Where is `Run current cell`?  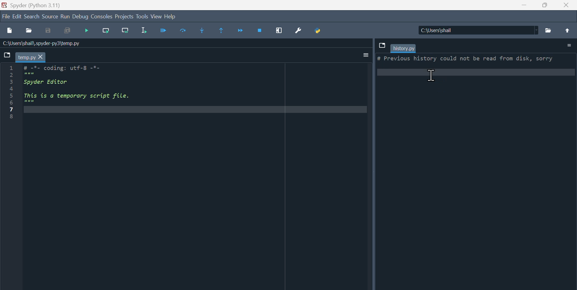 Run current cell is located at coordinates (105, 30).